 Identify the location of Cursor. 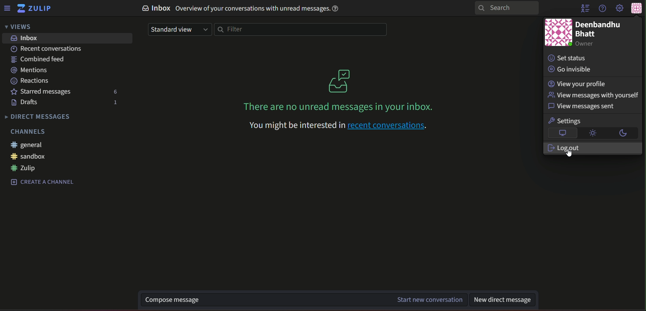
(568, 154).